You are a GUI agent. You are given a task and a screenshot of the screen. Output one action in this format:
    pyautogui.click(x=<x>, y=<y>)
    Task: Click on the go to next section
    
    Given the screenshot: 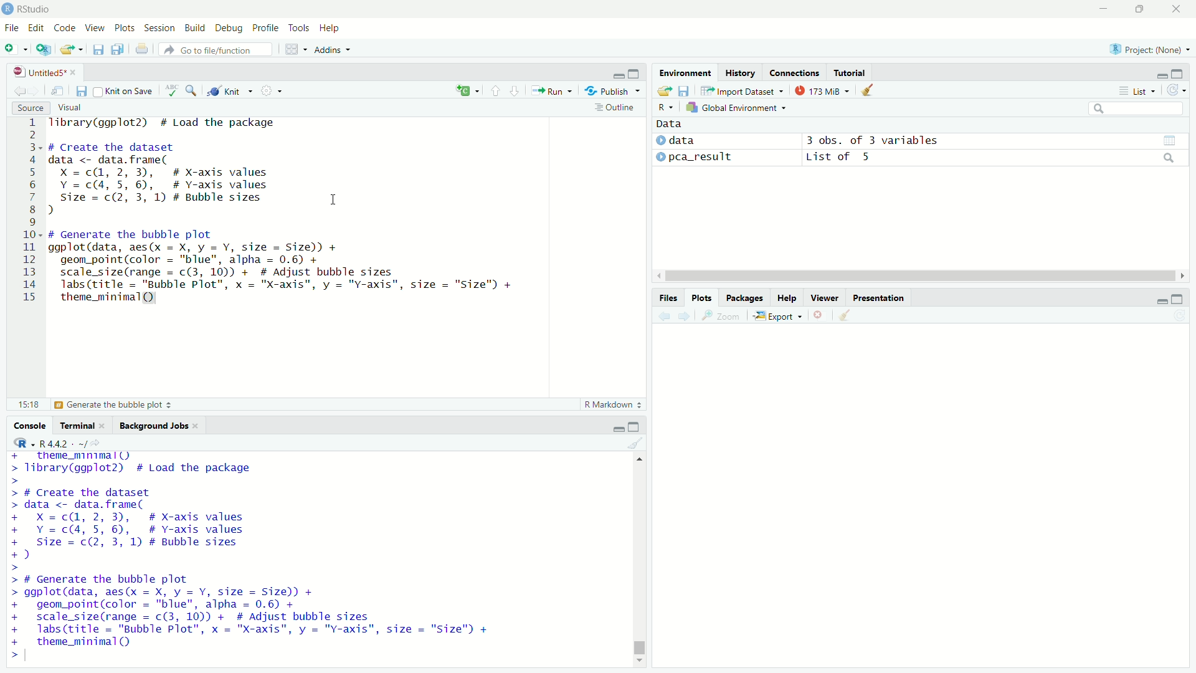 What is the action you would take?
    pyautogui.click(x=516, y=89)
    